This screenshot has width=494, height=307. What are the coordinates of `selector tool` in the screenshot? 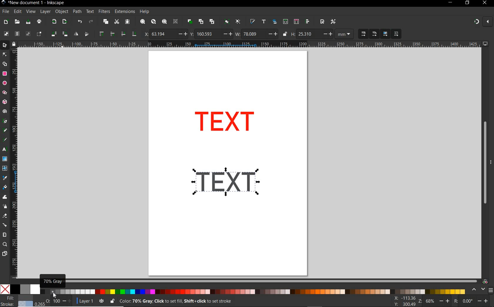 It's located at (5, 46).